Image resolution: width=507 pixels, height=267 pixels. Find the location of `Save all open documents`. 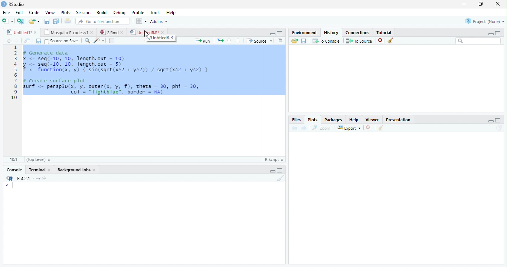

Save all open documents is located at coordinates (56, 21).